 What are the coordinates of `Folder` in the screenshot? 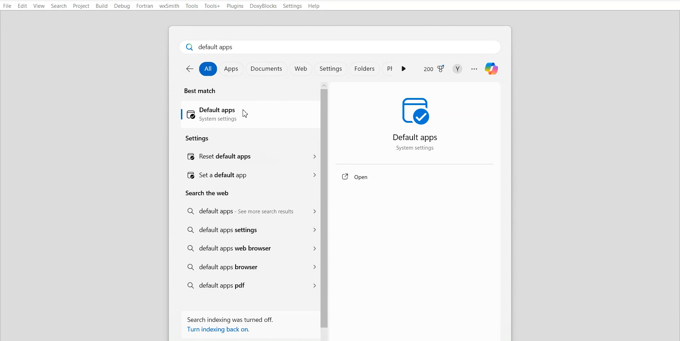 It's located at (363, 69).